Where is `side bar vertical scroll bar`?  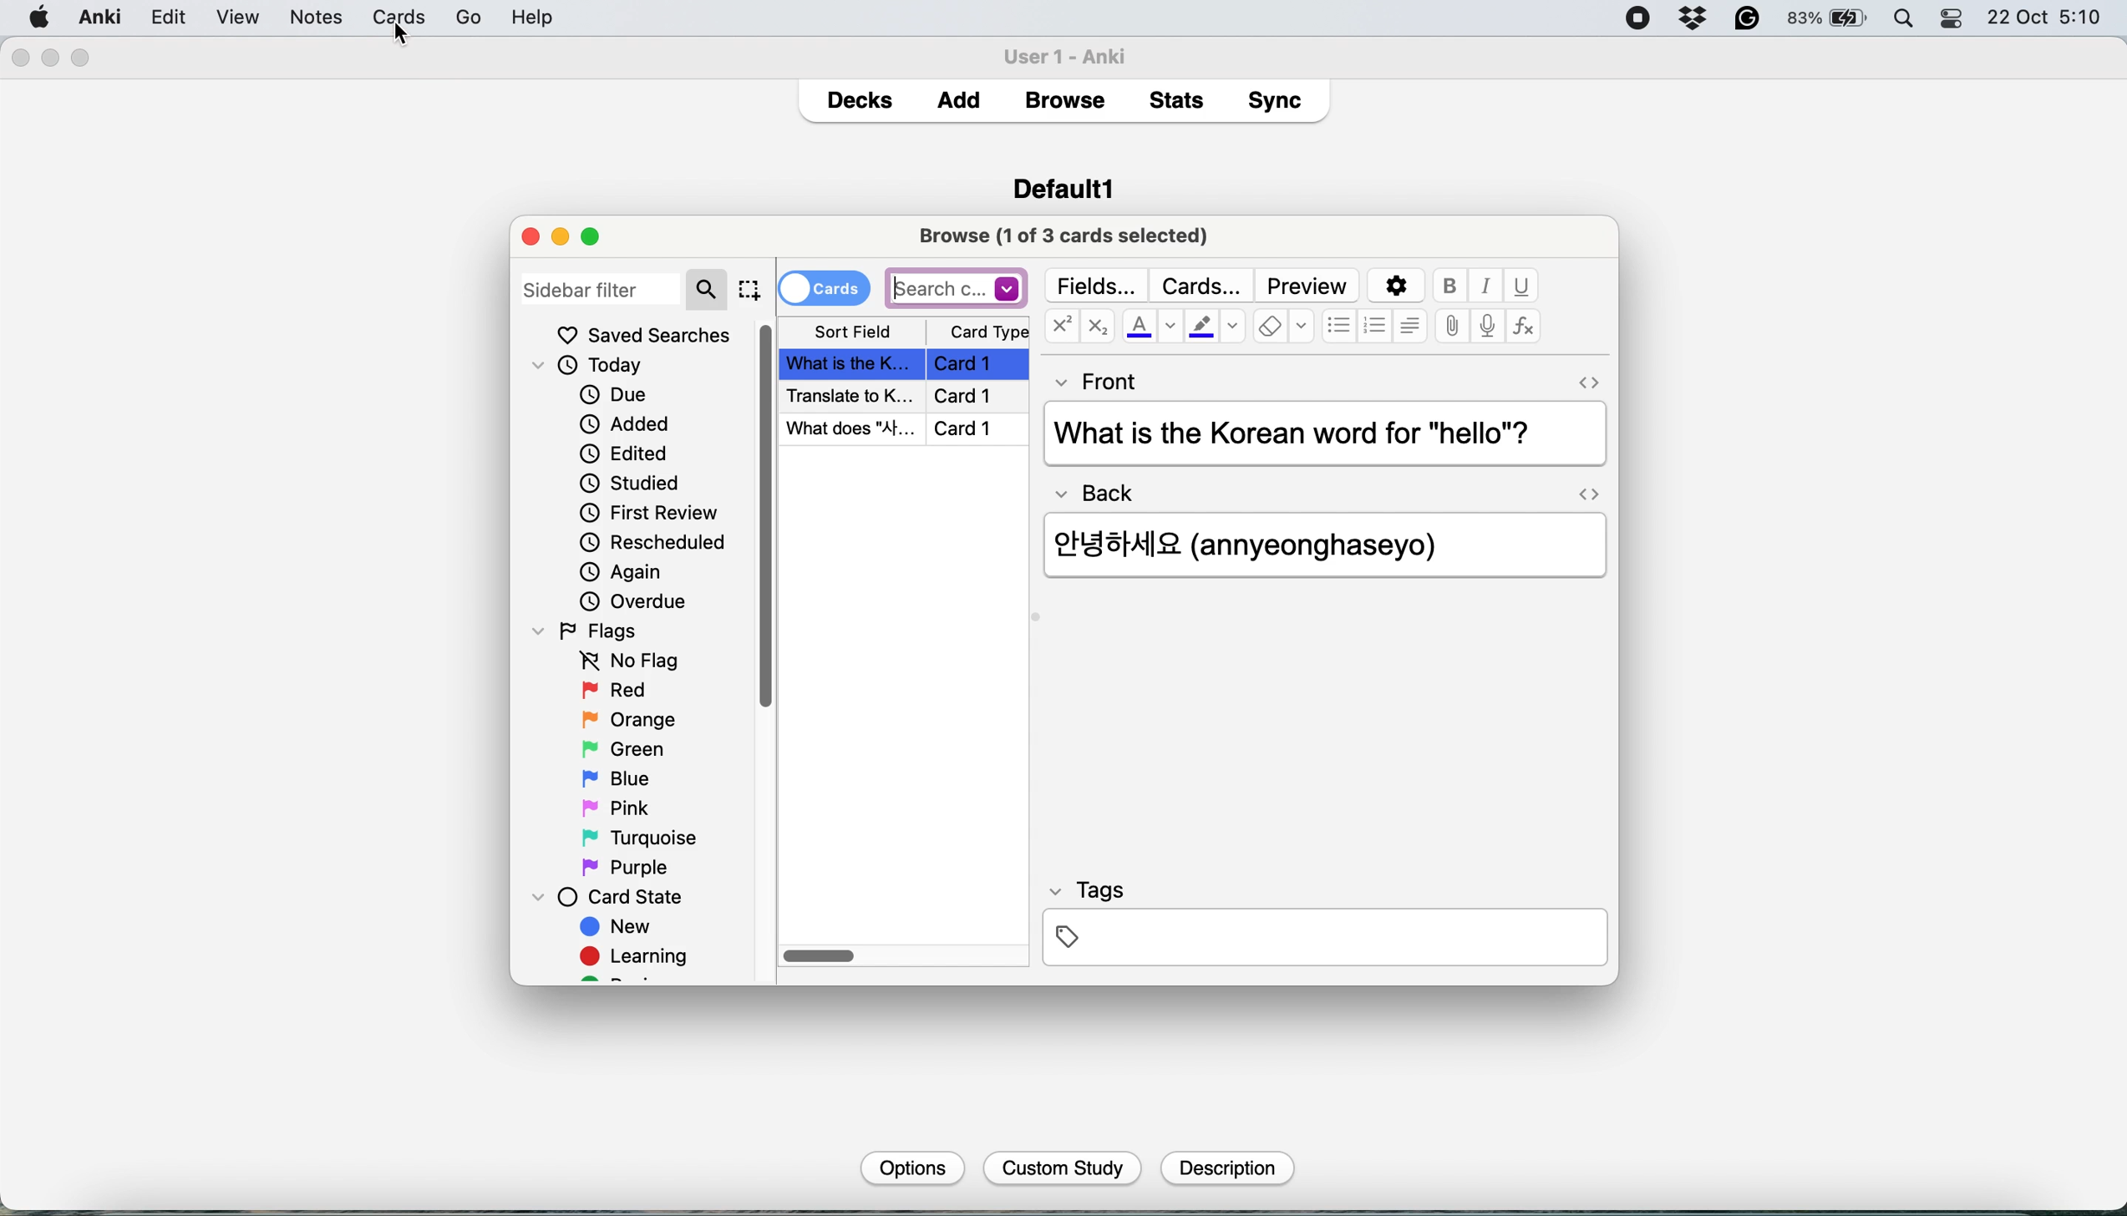 side bar vertical scroll bar is located at coordinates (768, 516).